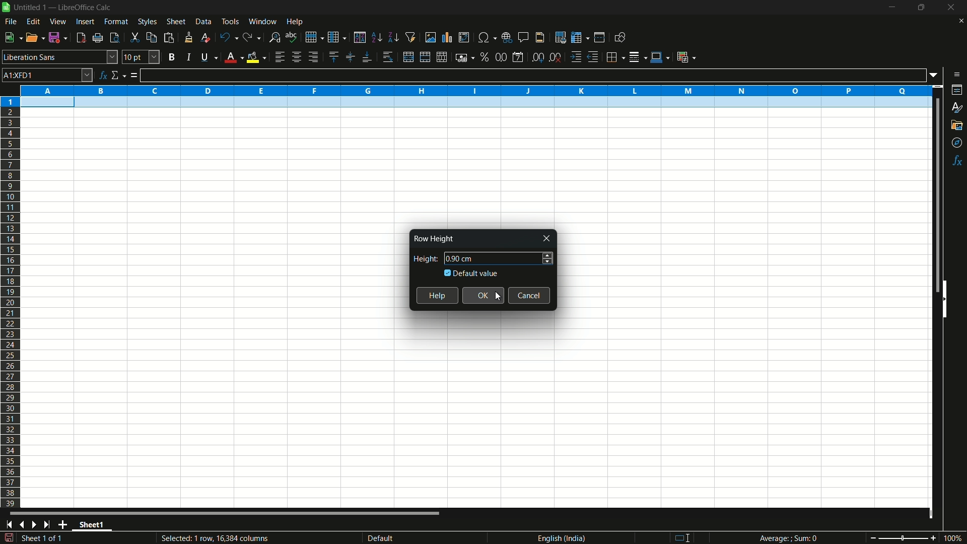 The image size is (967, 544). Describe the element at coordinates (188, 57) in the screenshot. I see `italic` at that location.